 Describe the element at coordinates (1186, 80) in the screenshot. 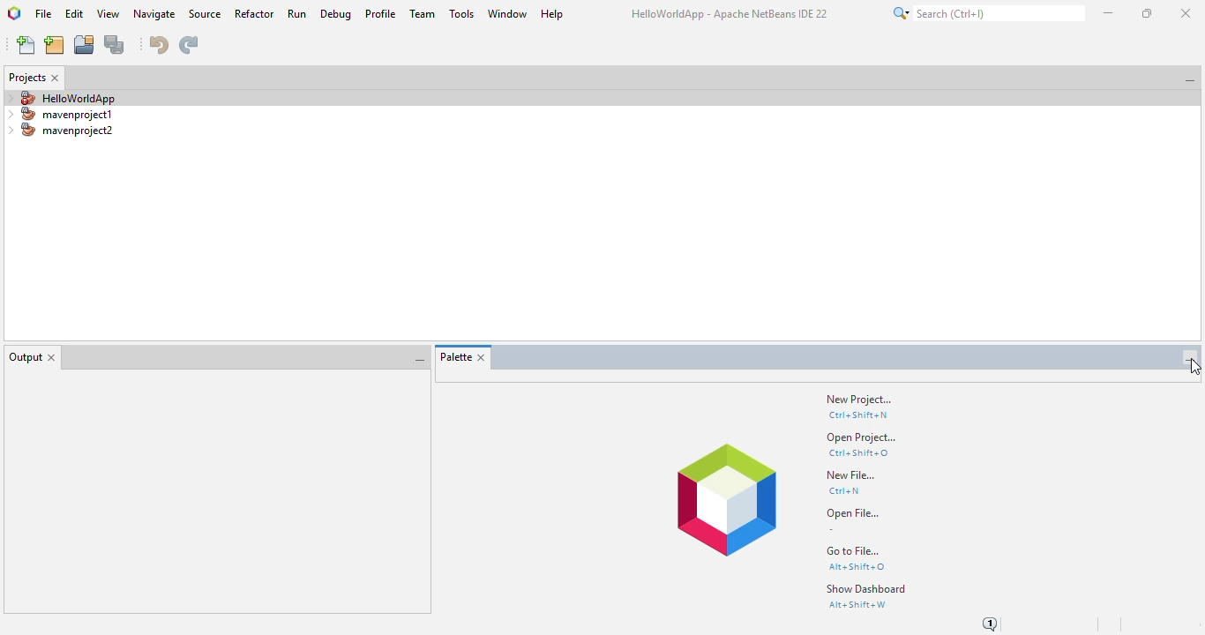

I see `minimize window group` at that location.